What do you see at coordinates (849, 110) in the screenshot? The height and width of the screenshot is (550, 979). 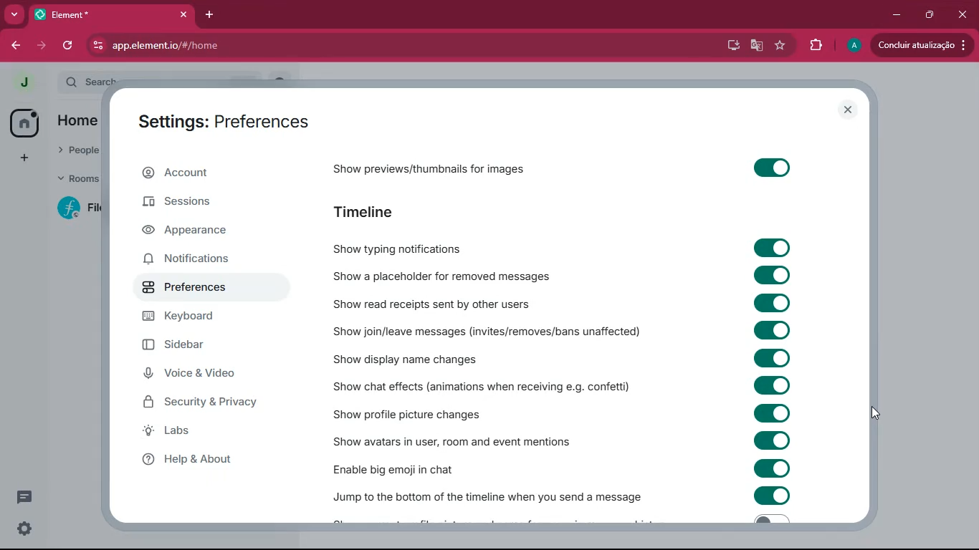 I see `close` at bounding box center [849, 110].